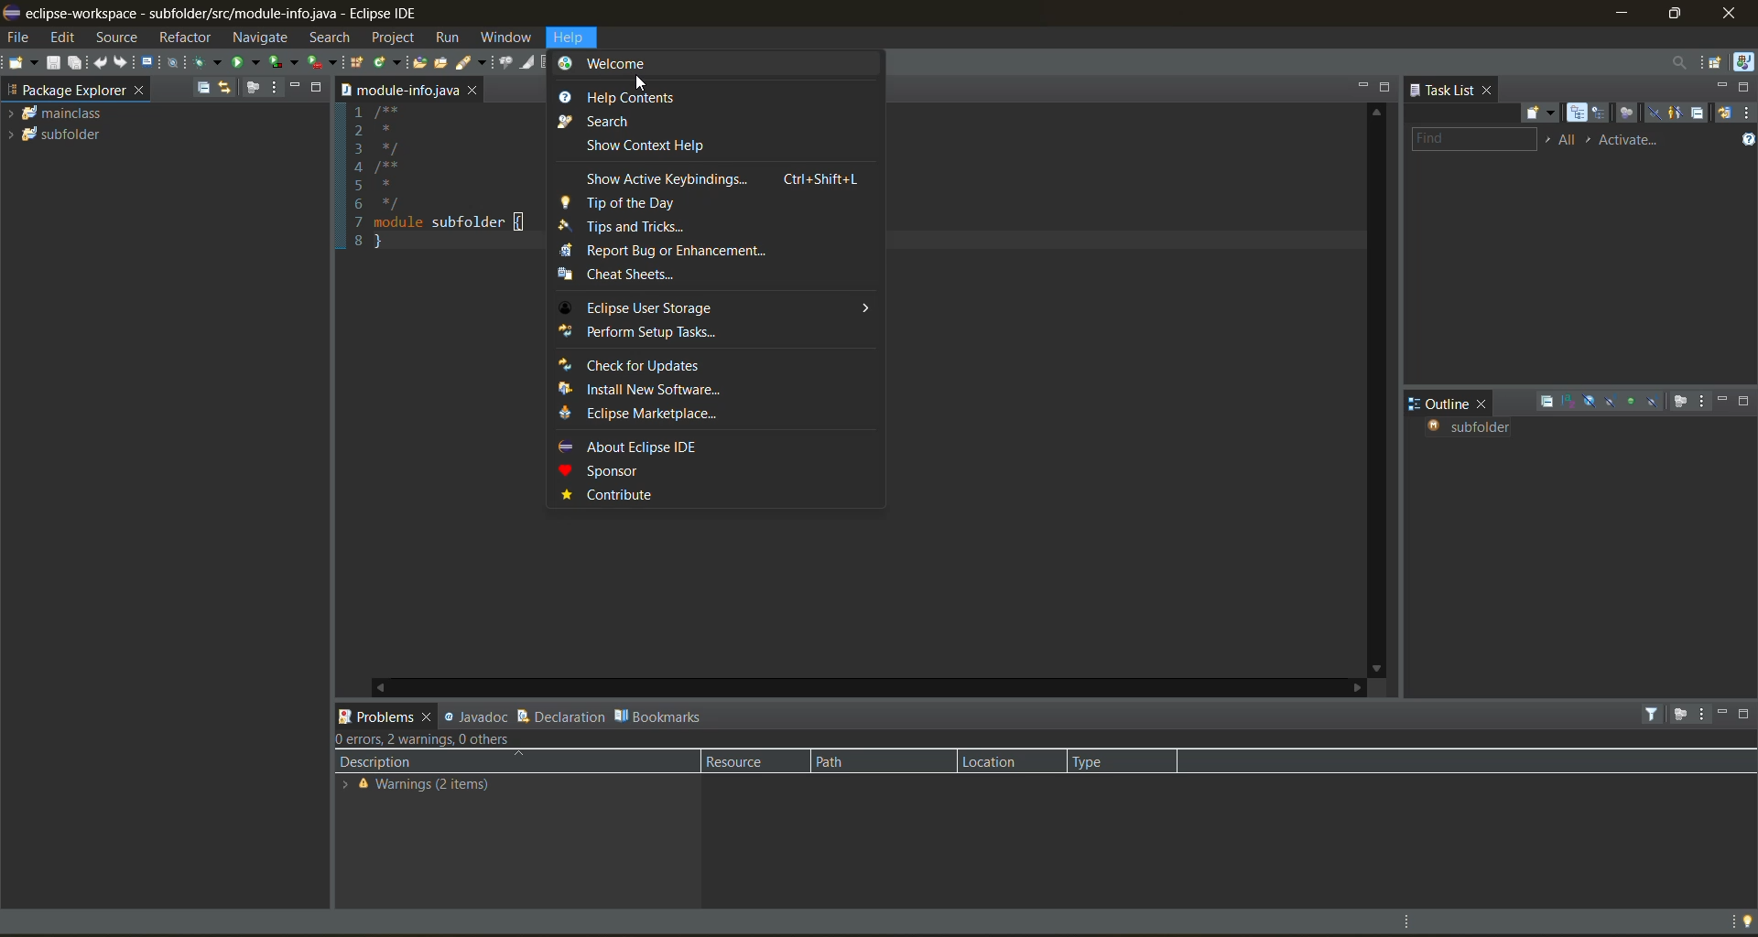 This screenshot has width=1758, height=937. Describe the element at coordinates (418, 60) in the screenshot. I see `open type` at that location.